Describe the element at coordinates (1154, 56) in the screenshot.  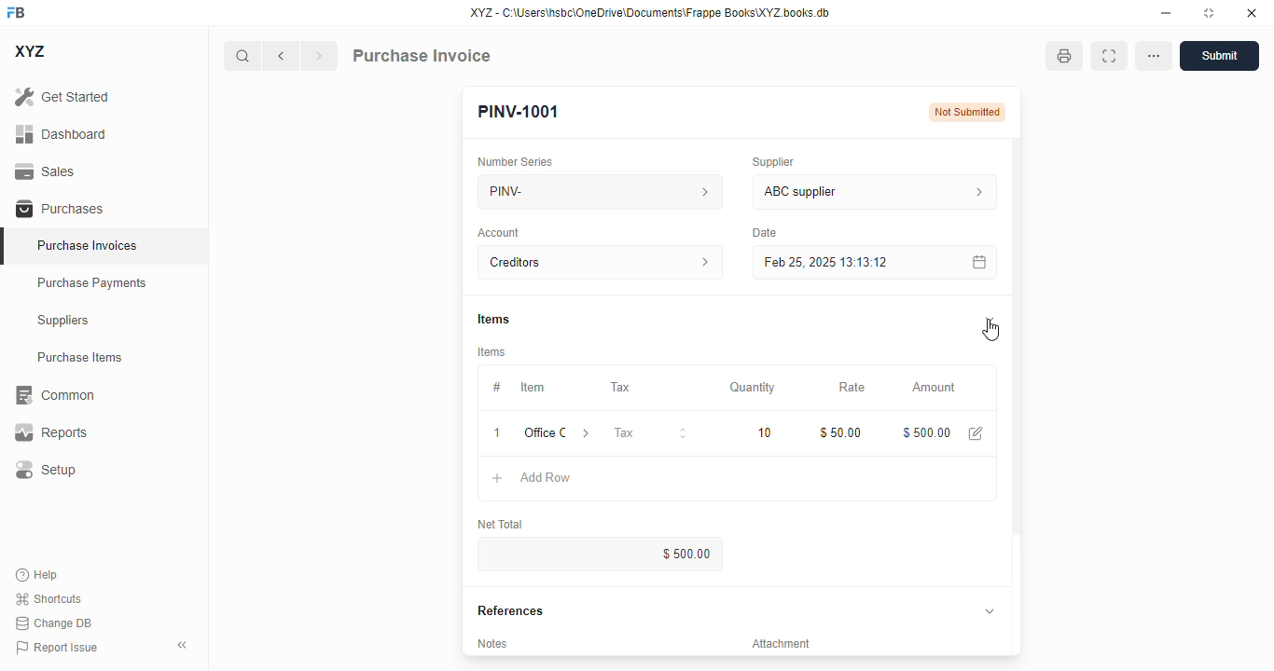
I see `option` at that location.